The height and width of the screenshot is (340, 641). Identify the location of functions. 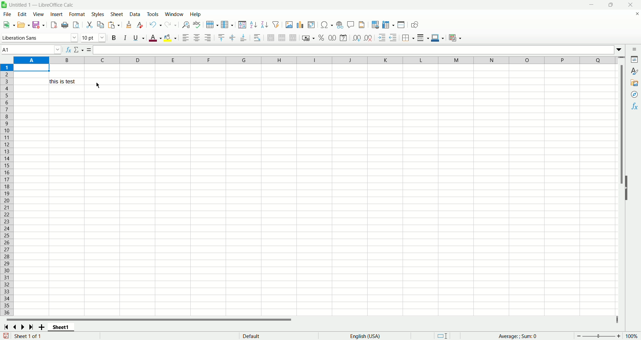
(634, 106).